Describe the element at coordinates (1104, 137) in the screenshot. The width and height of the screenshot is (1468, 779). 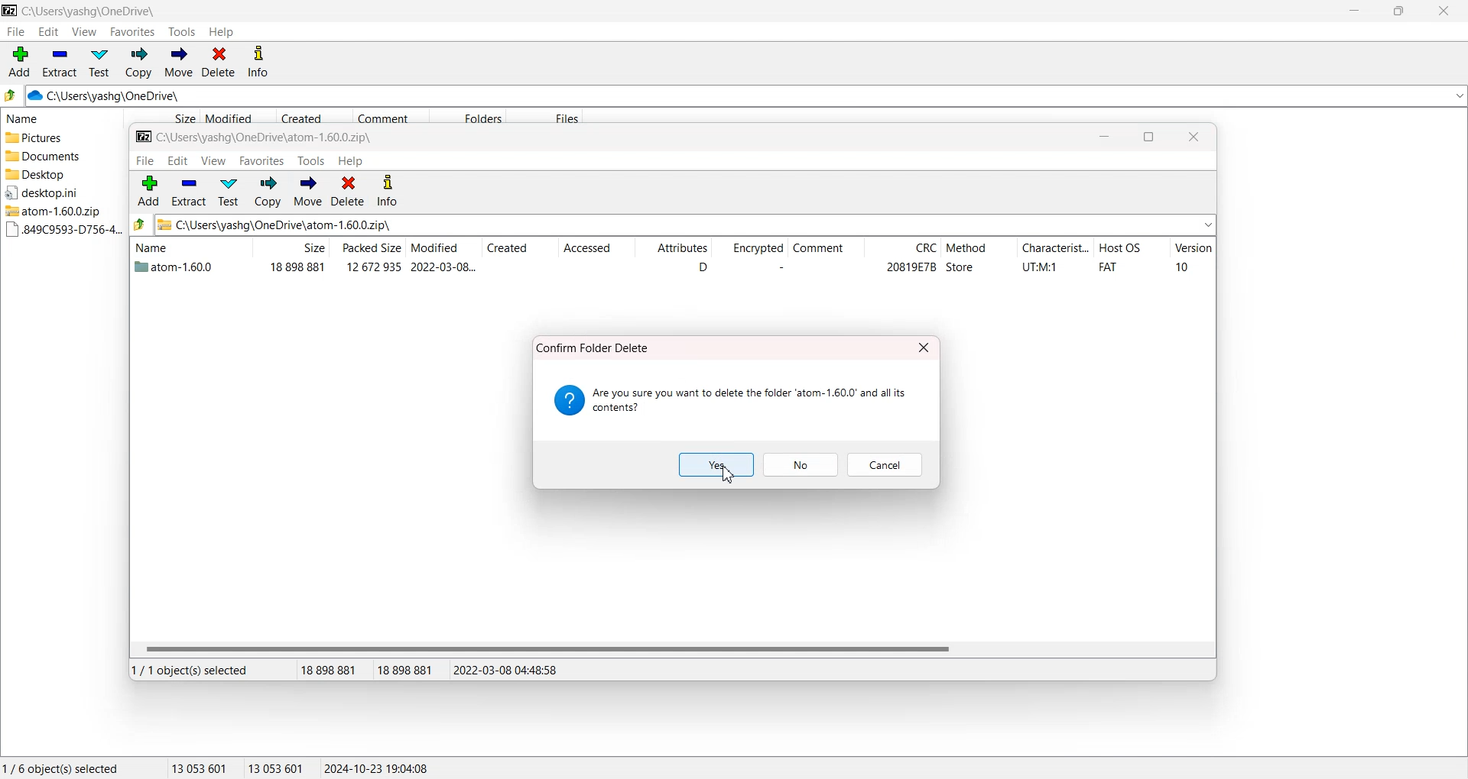
I see `minimize` at that location.